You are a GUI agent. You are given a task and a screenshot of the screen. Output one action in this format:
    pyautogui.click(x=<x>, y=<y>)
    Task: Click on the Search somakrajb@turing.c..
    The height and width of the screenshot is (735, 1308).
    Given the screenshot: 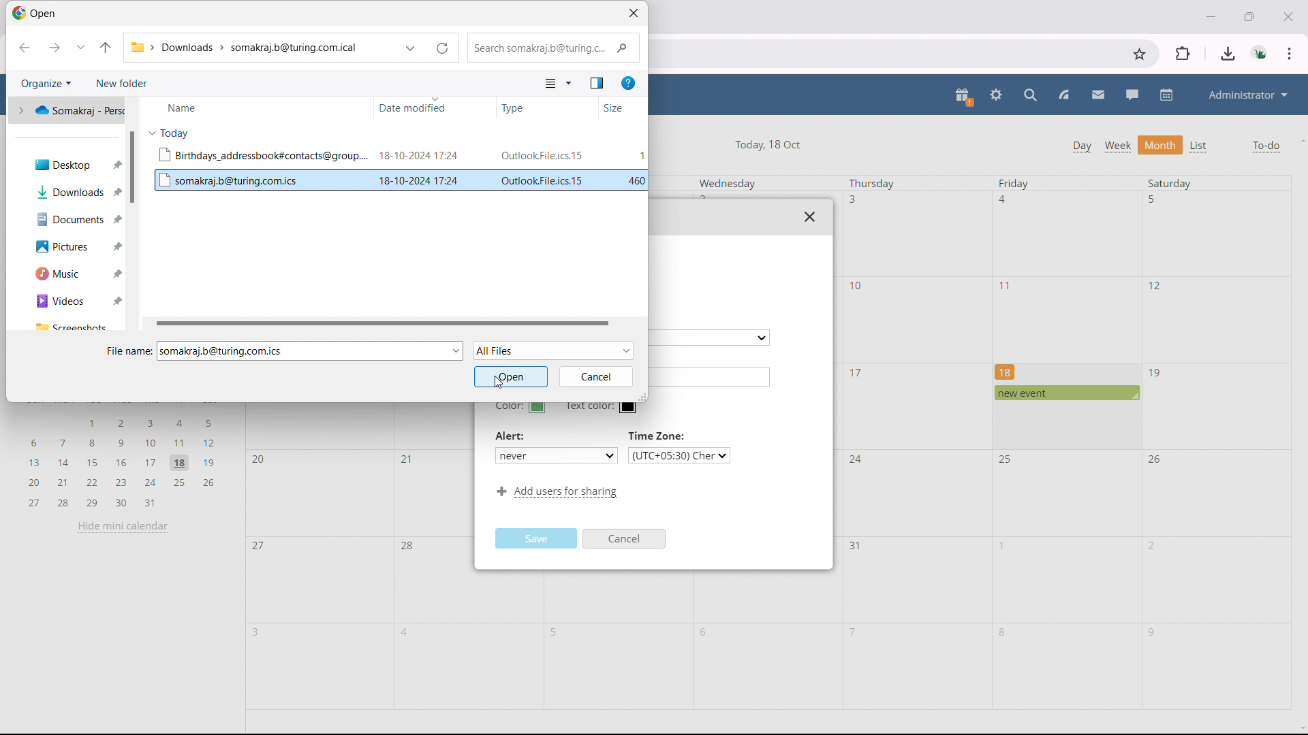 What is the action you would take?
    pyautogui.click(x=552, y=48)
    